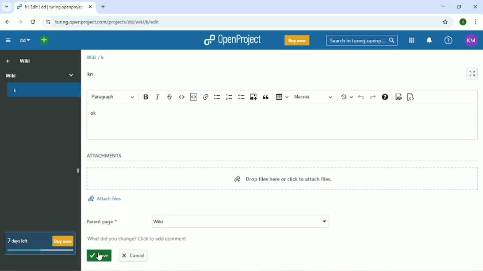  What do you see at coordinates (182, 96) in the screenshot?
I see `Code ` at bounding box center [182, 96].